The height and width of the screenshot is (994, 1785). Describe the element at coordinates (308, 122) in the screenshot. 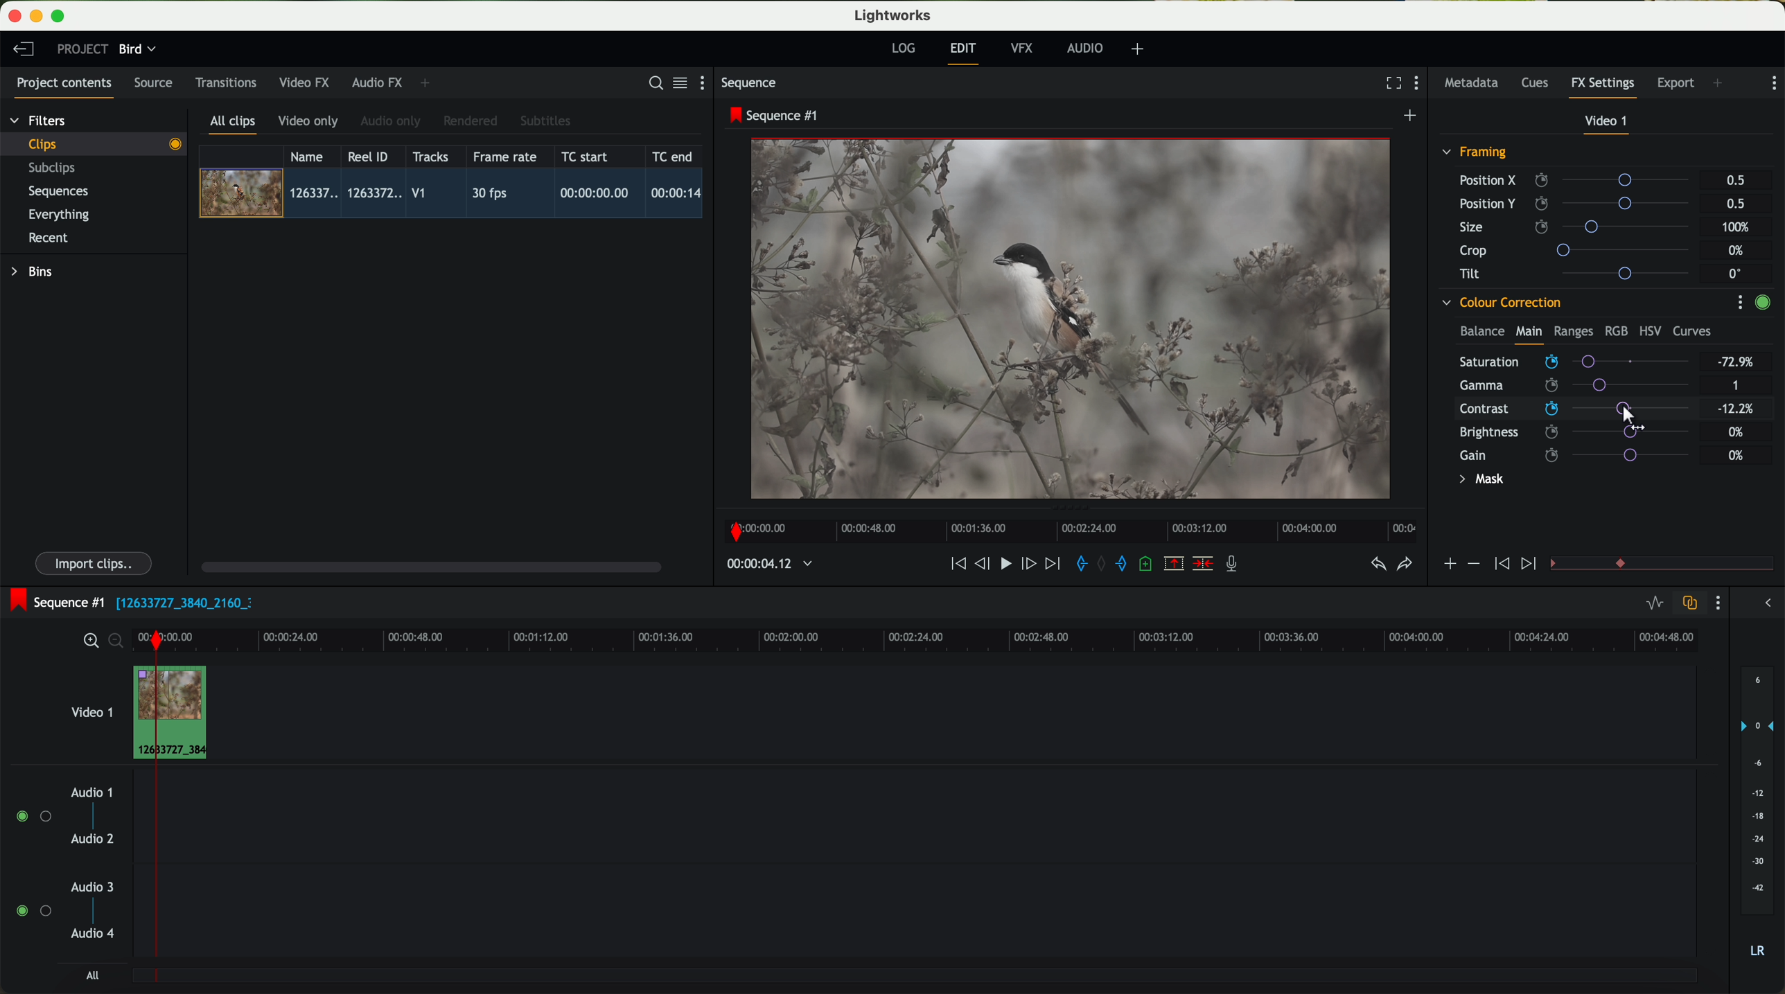

I see `video only` at that location.